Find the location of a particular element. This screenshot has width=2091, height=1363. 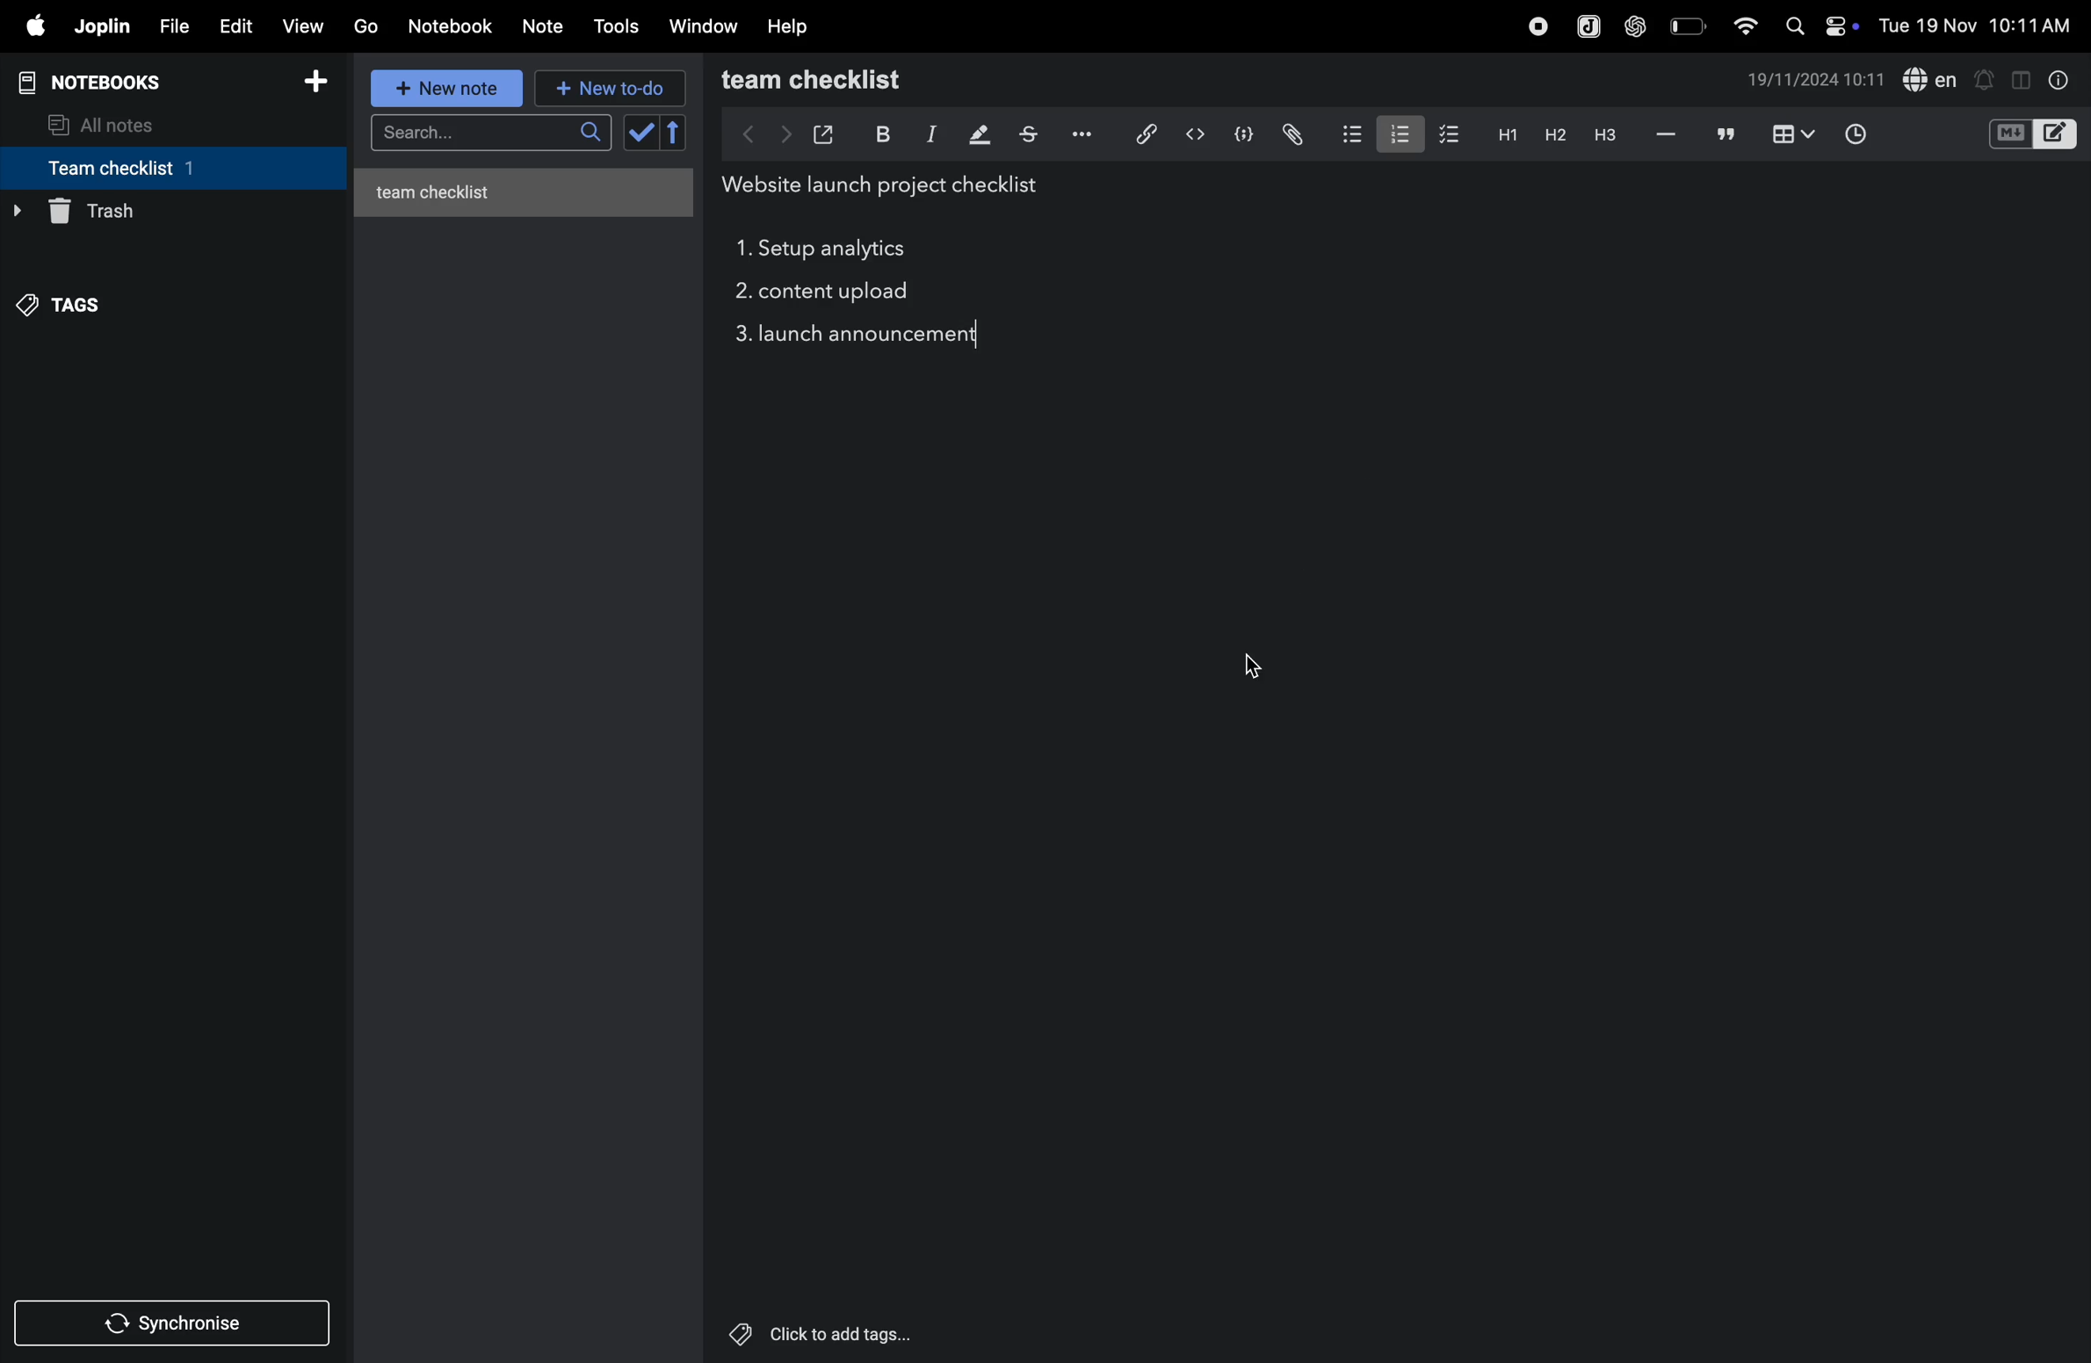

table is located at coordinates (1791, 133).